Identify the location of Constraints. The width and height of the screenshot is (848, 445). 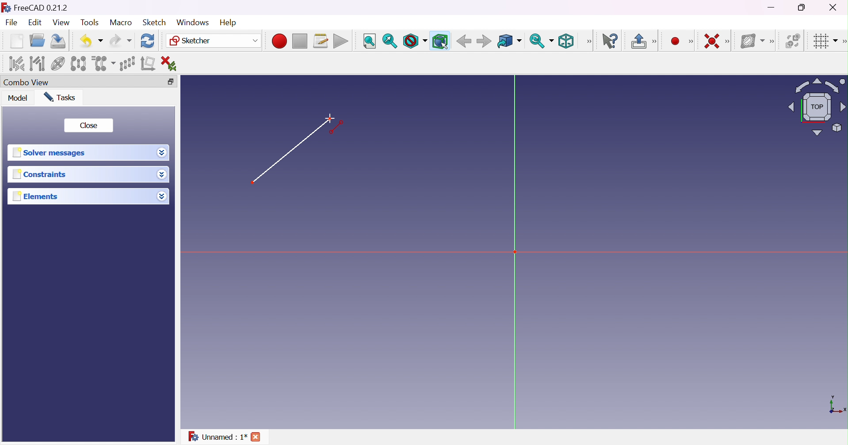
(39, 175).